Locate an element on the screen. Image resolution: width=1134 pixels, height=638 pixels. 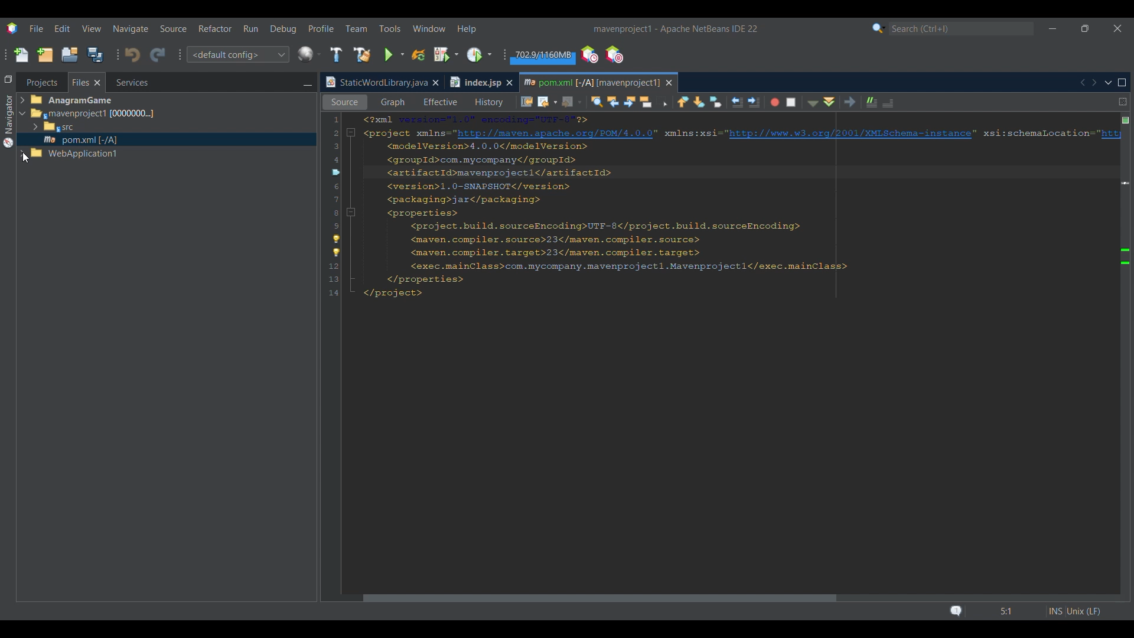
Save all is located at coordinates (95, 54).